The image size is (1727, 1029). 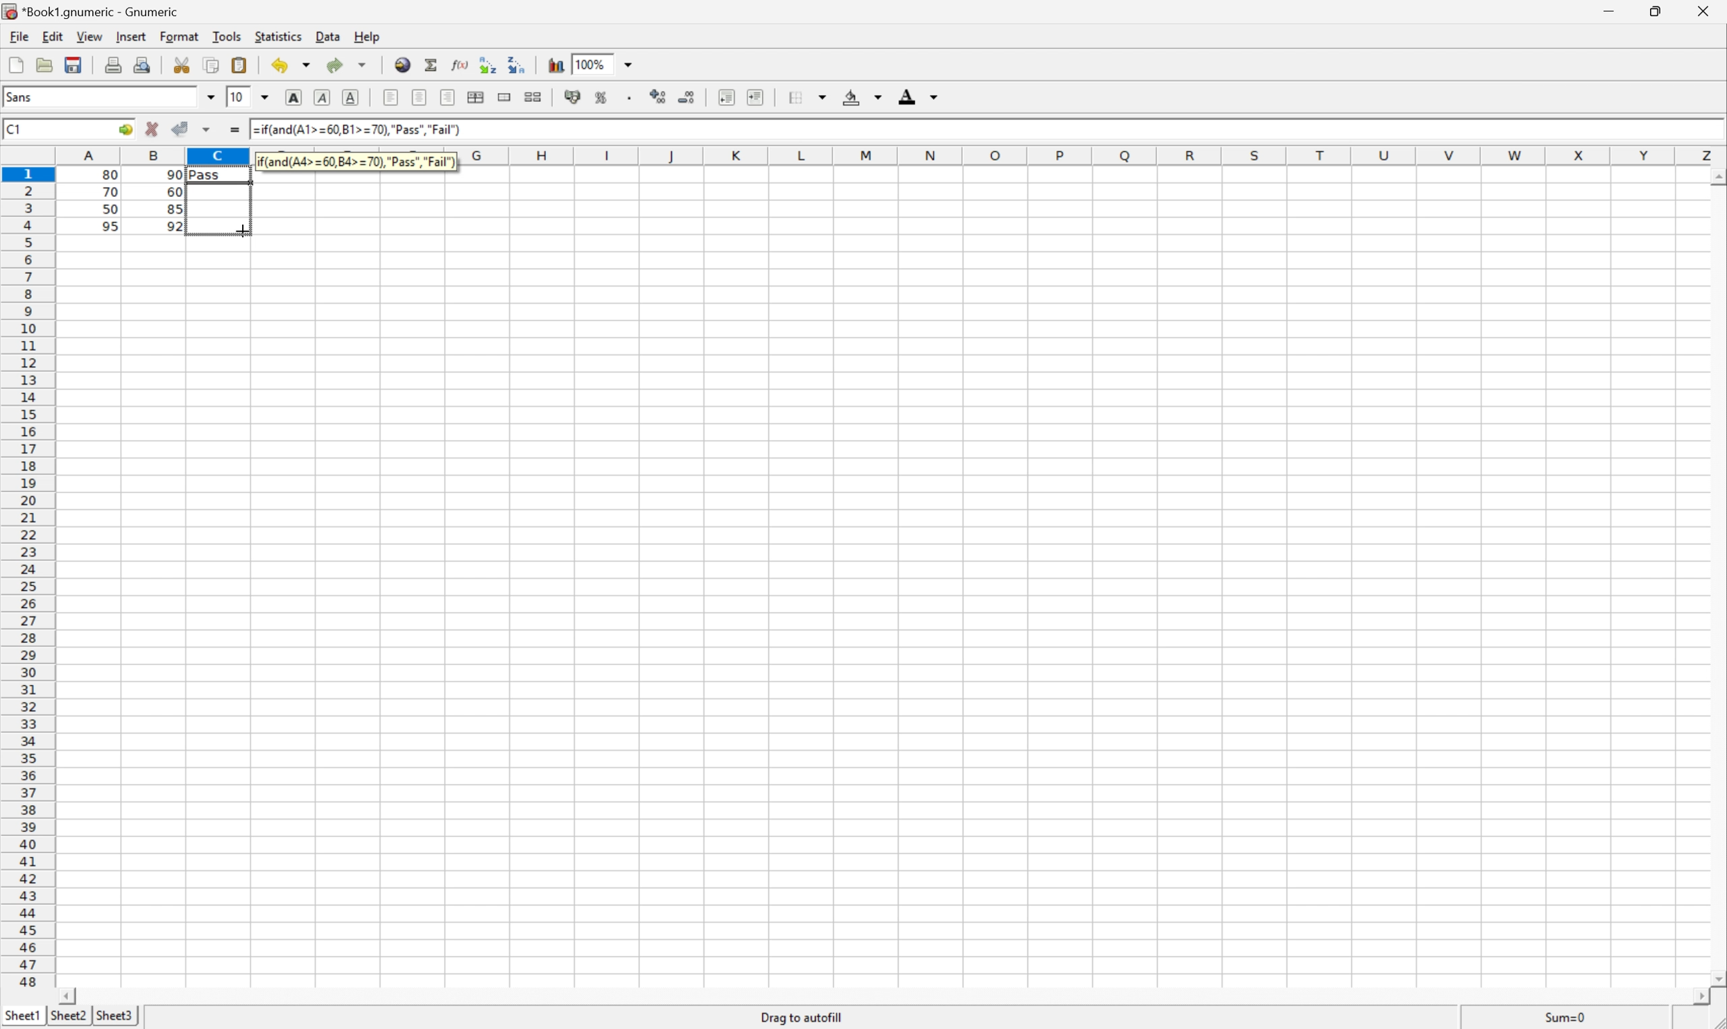 What do you see at coordinates (807, 94) in the screenshot?
I see `Borders` at bounding box center [807, 94].